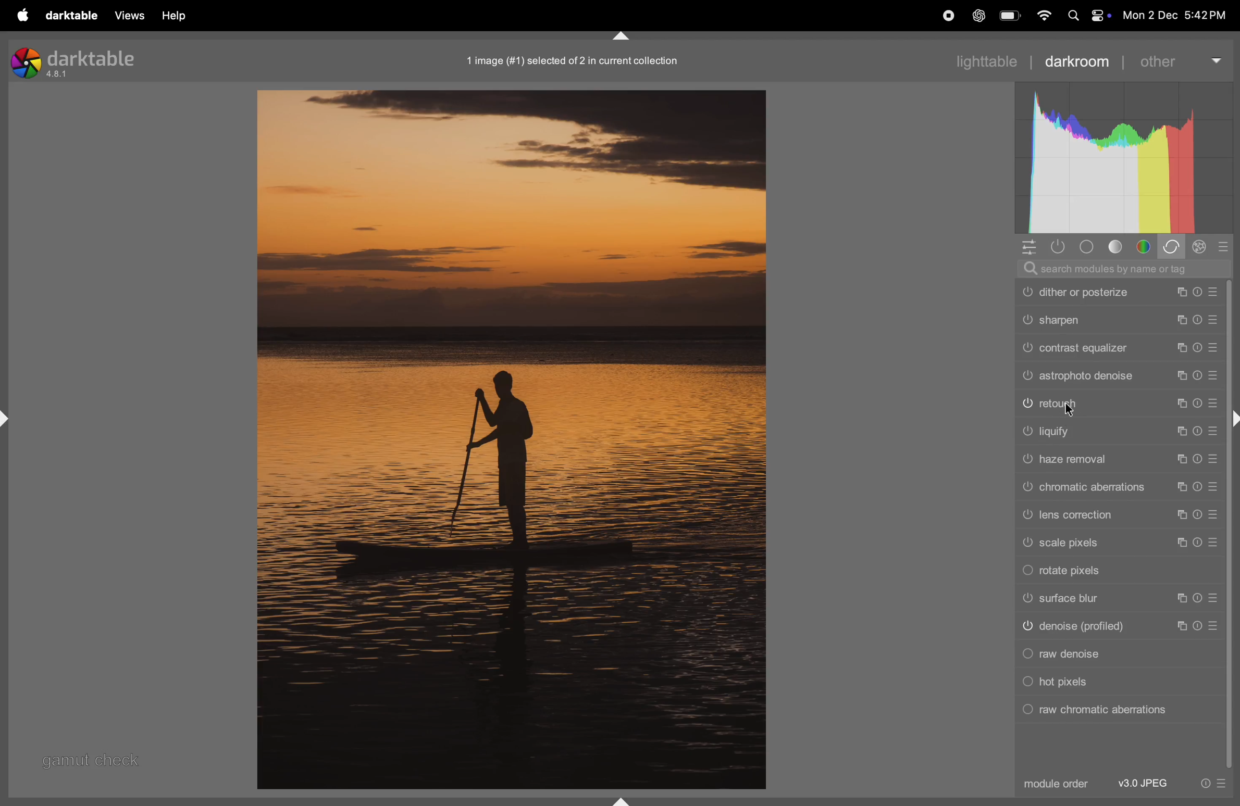 The image size is (1240, 806). Describe the element at coordinates (1122, 157) in the screenshot. I see `histogram` at that location.